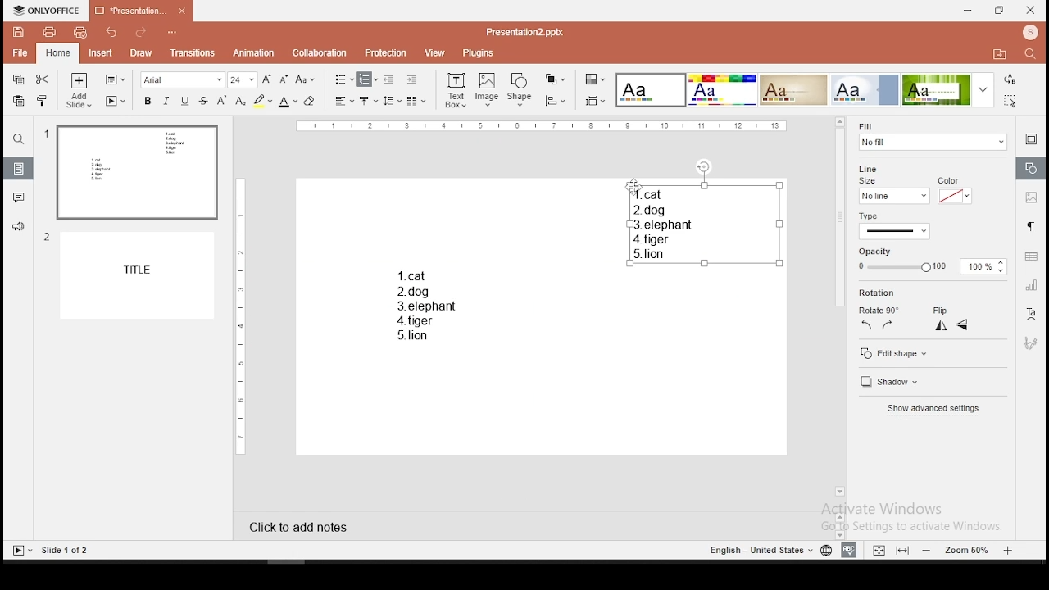 The image size is (1049, 590). Describe the element at coordinates (865, 89) in the screenshot. I see `theme` at that location.